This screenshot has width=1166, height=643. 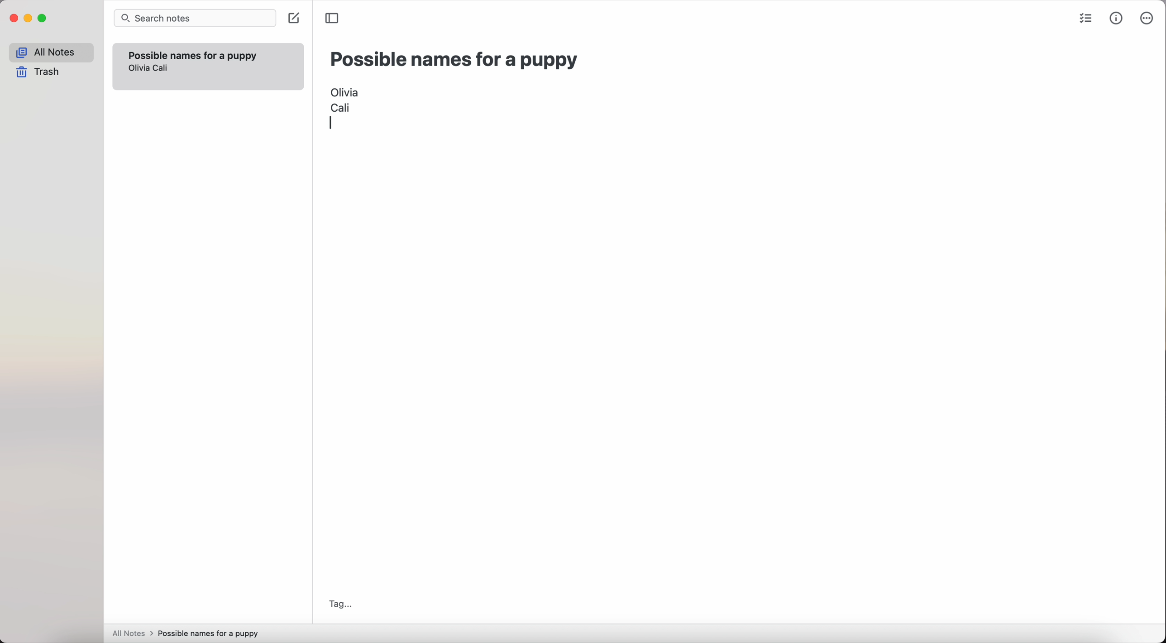 I want to click on all notes > possible names for a puppy, so click(x=189, y=633).